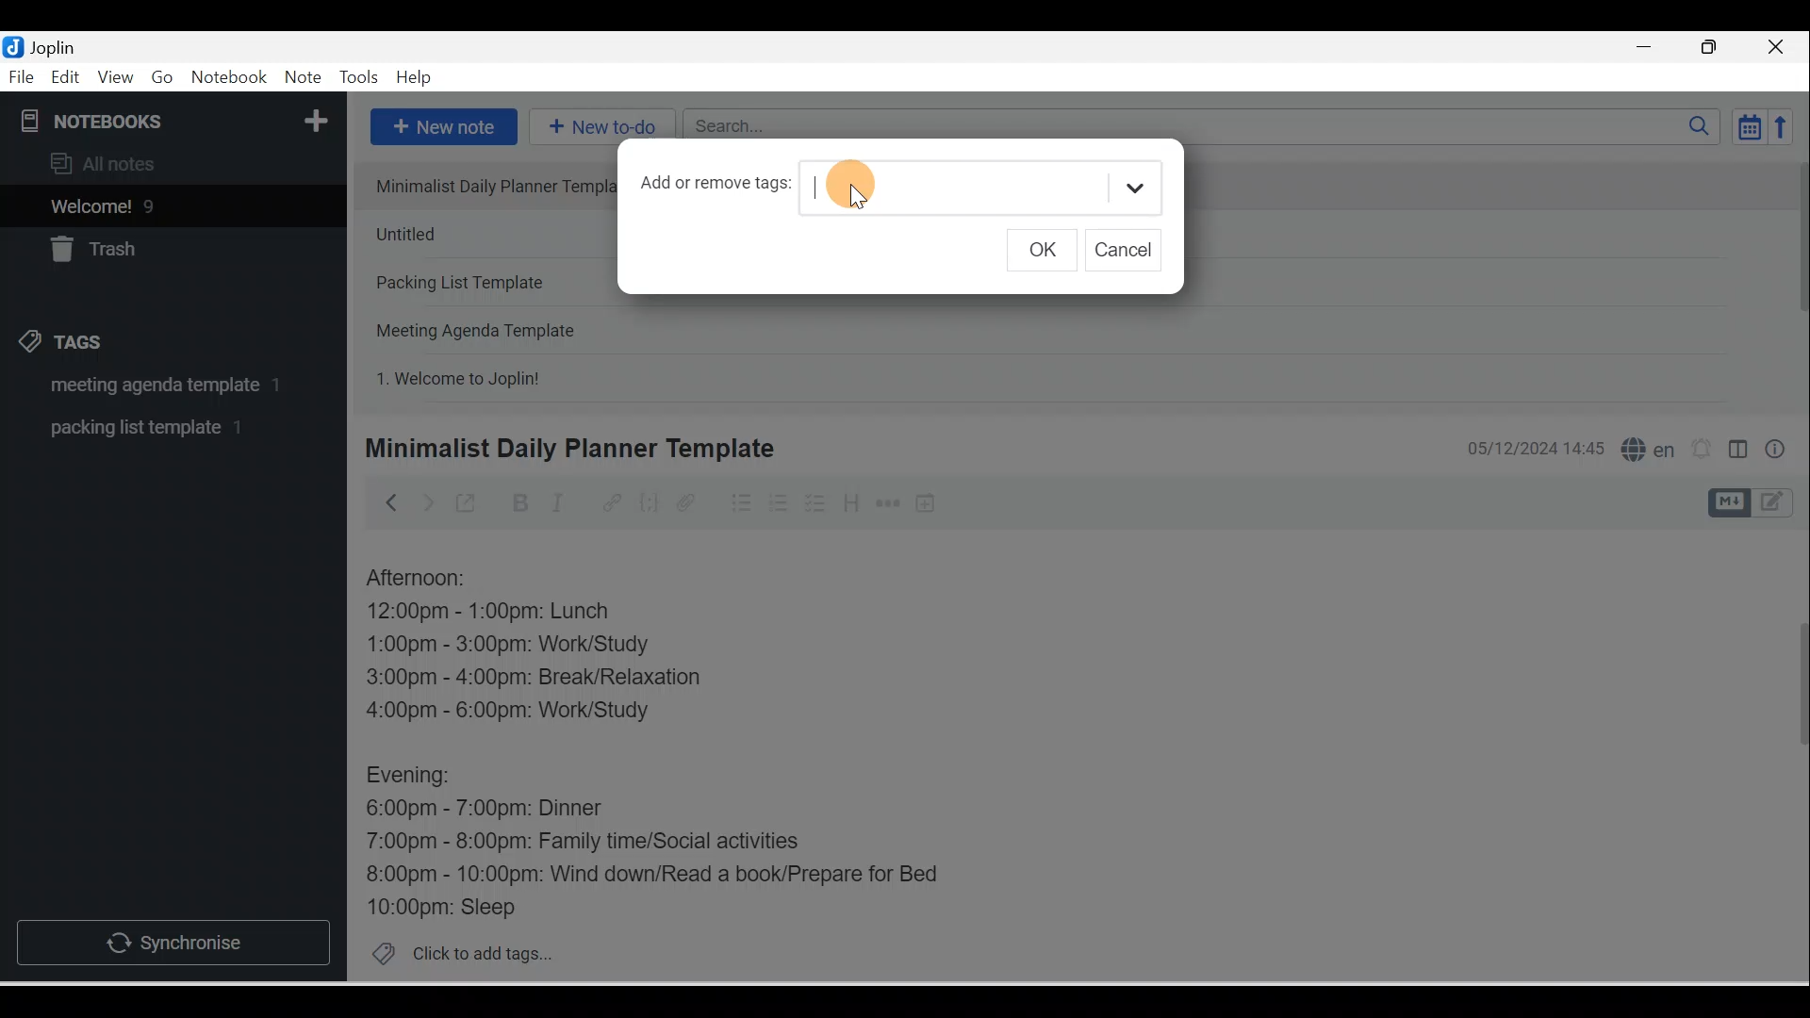  What do you see at coordinates (483, 185) in the screenshot?
I see `Note 1` at bounding box center [483, 185].